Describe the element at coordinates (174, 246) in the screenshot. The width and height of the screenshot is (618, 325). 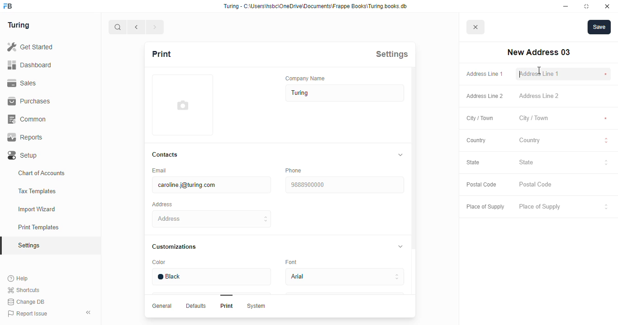
I see `customizations` at that location.